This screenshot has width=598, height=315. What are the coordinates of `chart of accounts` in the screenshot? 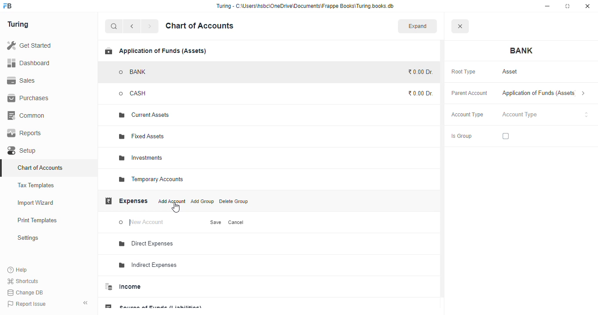 It's located at (40, 168).